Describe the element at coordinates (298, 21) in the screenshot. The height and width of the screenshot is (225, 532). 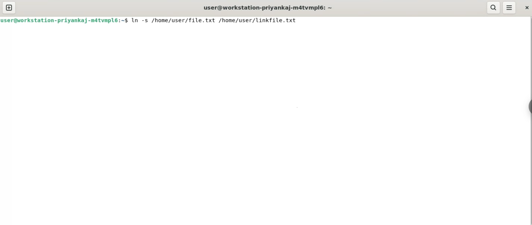
I see `cursor` at that location.